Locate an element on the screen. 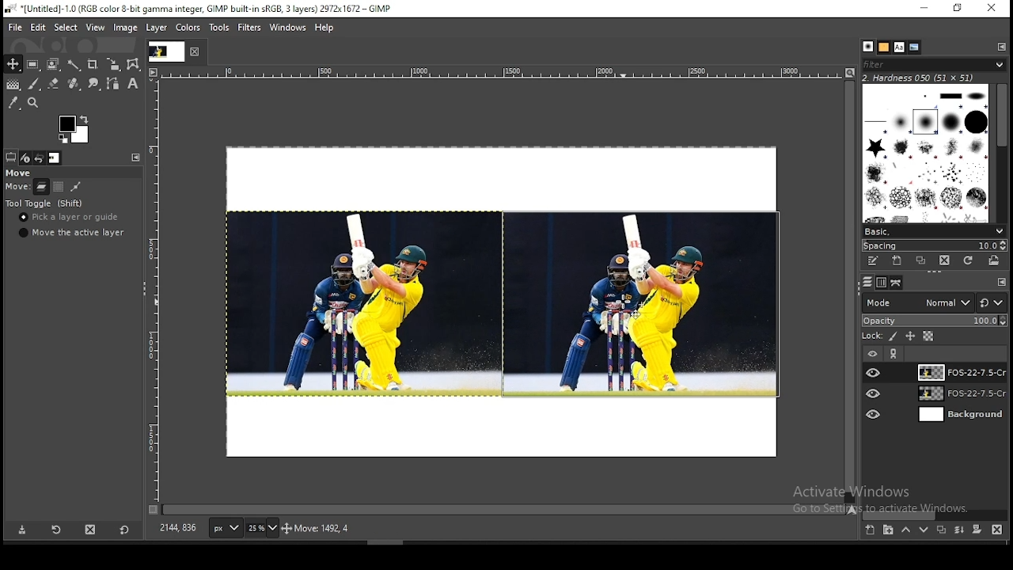 This screenshot has width=1013, height=570. Designs is located at coordinates (927, 152).